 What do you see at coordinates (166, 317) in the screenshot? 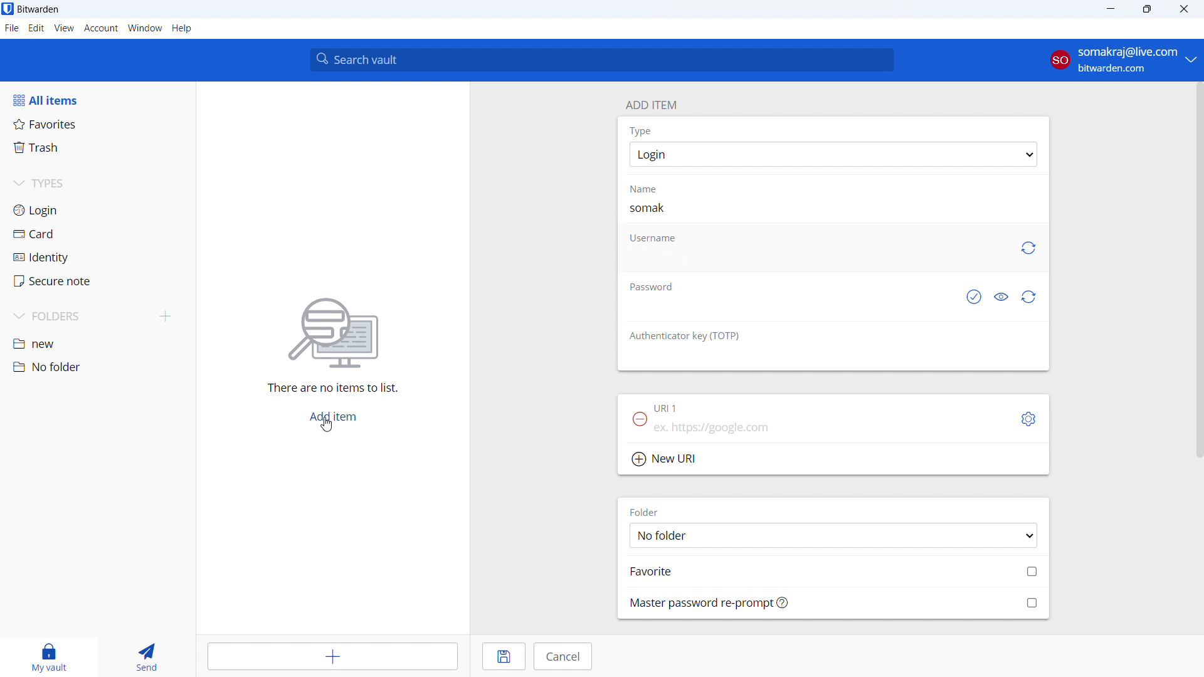
I see `add folder` at bounding box center [166, 317].